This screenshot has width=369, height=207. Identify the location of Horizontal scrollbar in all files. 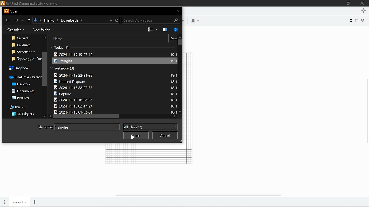
(86, 116).